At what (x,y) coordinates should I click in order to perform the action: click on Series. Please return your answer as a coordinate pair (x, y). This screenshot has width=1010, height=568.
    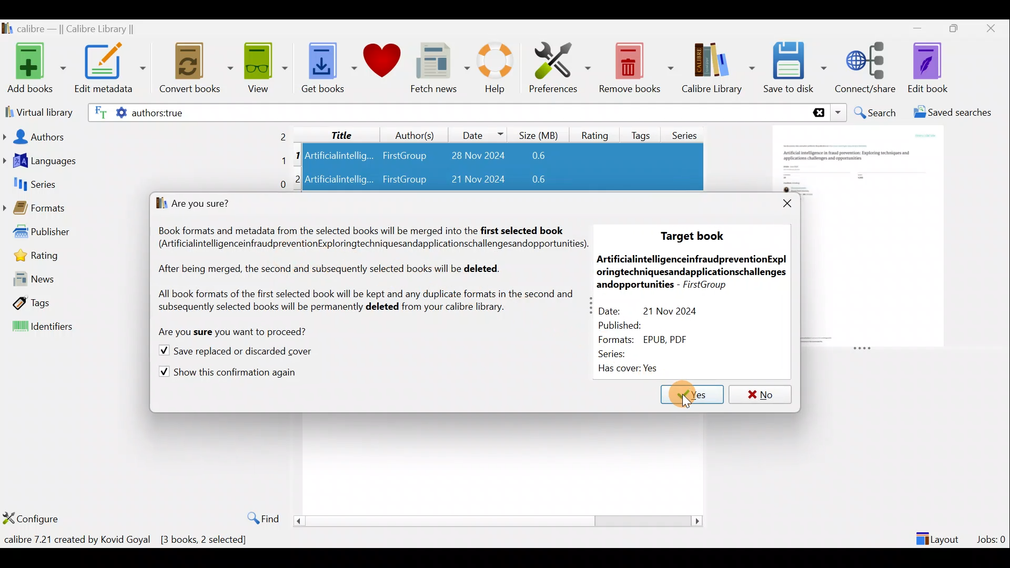
    Looking at the image, I should click on (146, 184).